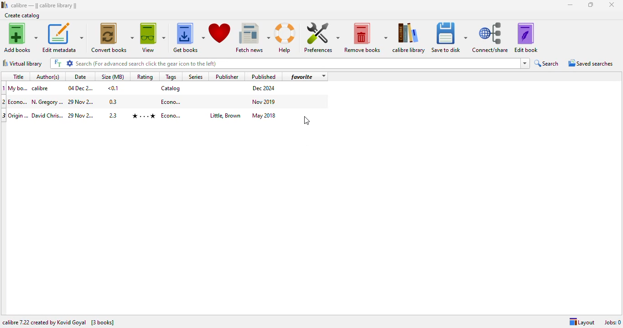  Describe the element at coordinates (22, 63) in the screenshot. I see `virtual library` at that location.